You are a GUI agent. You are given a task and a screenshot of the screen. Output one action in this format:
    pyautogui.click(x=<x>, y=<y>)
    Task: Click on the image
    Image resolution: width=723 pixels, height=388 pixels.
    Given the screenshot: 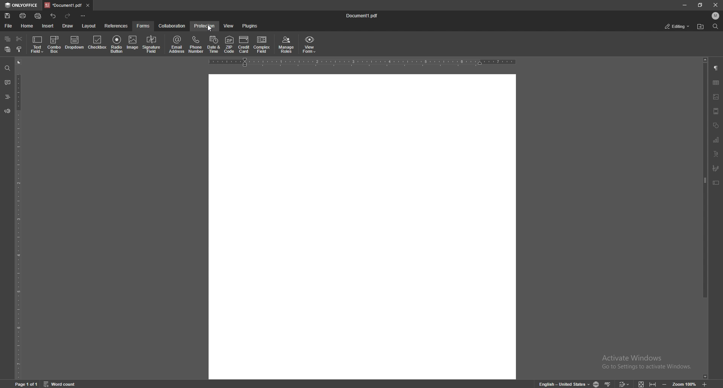 What is the action you would take?
    pyautogui.click(x=716, y=97)
    